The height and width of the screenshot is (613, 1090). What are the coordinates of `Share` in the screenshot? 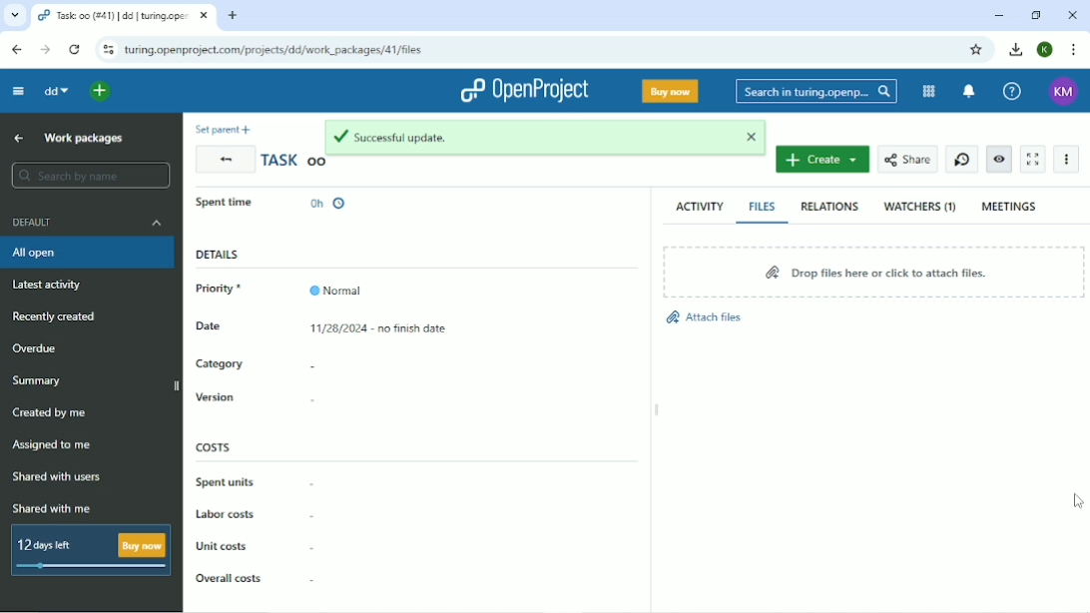 It's located at (907, 160).